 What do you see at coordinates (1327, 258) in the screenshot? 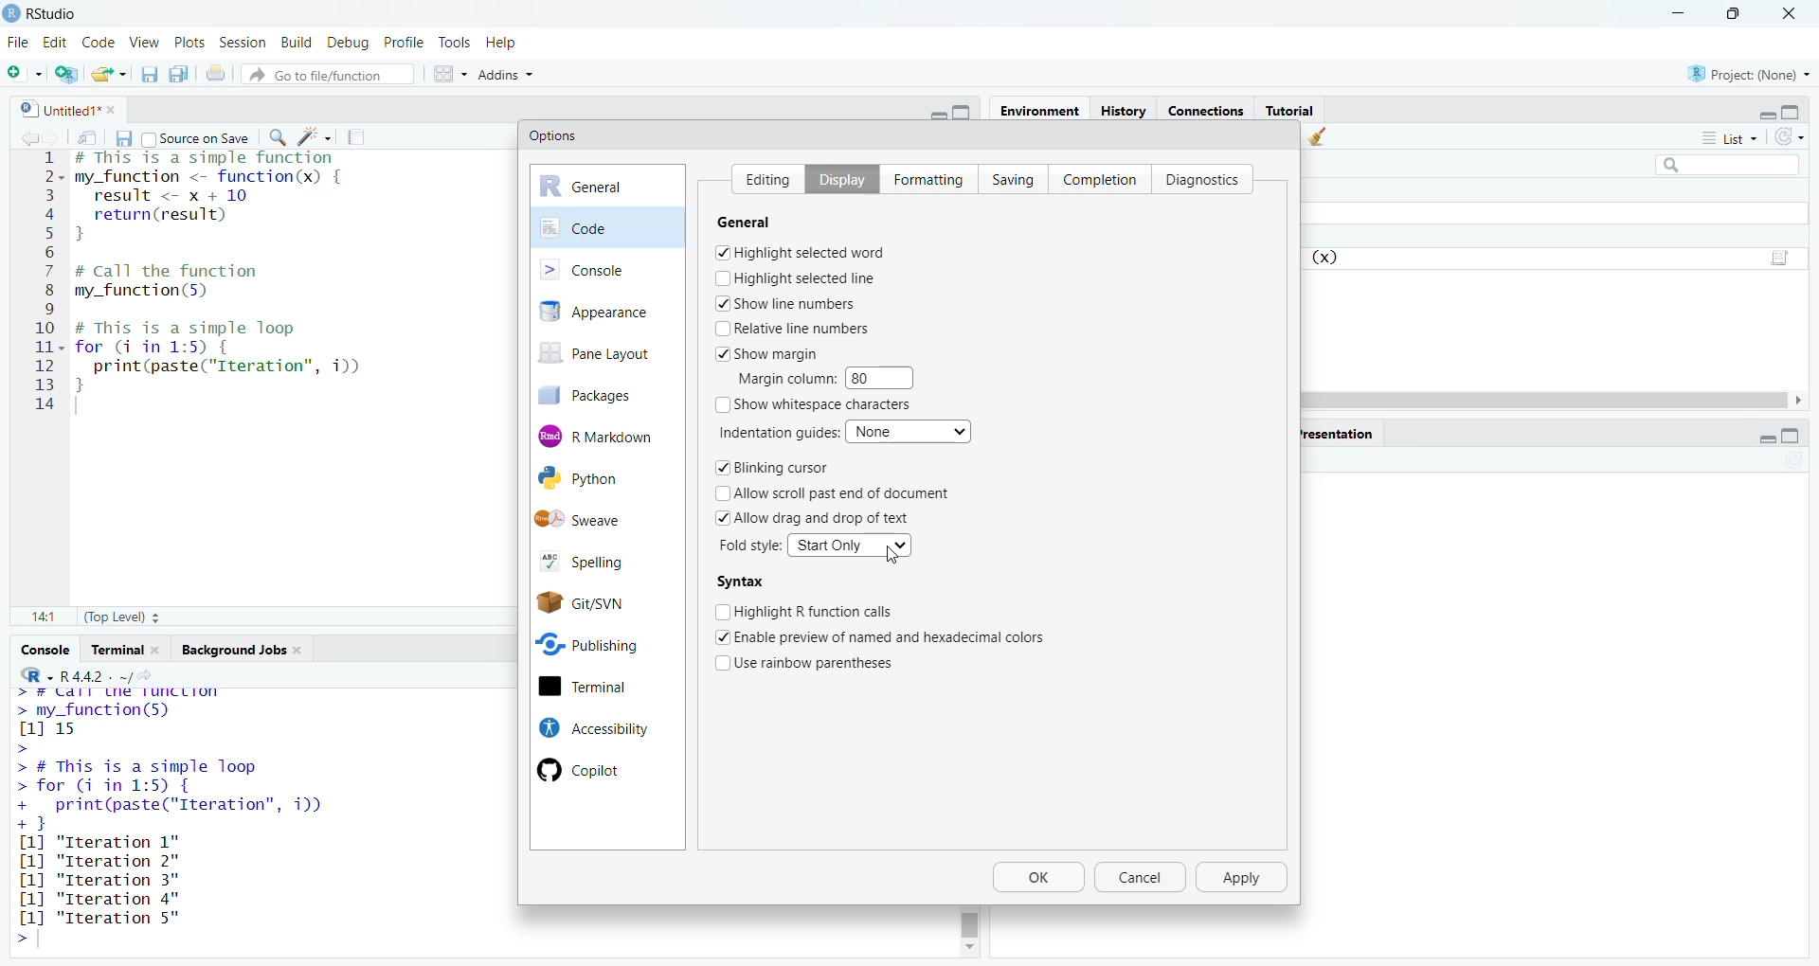
I see `function (x)` at bounding box center [1327, 258].